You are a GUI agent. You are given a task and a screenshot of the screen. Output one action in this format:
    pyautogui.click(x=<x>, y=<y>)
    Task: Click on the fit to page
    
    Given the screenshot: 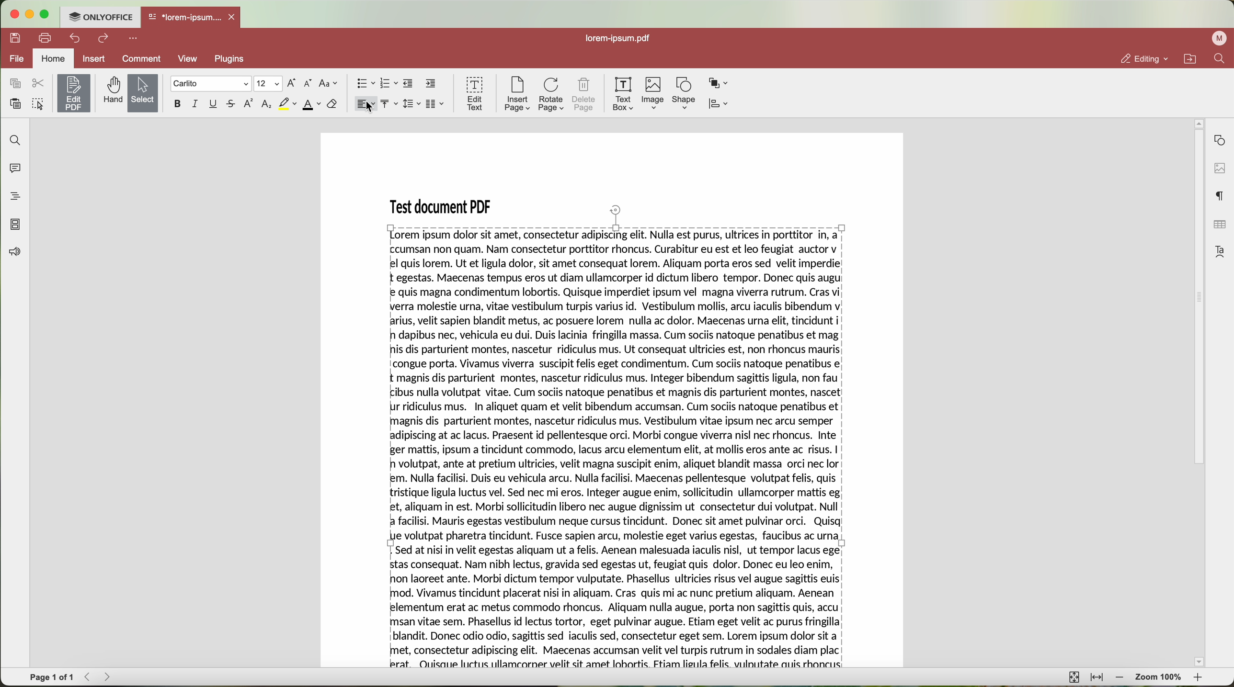 What is the action you would take?
    pyautogui.click(x=1074, y=678)
    